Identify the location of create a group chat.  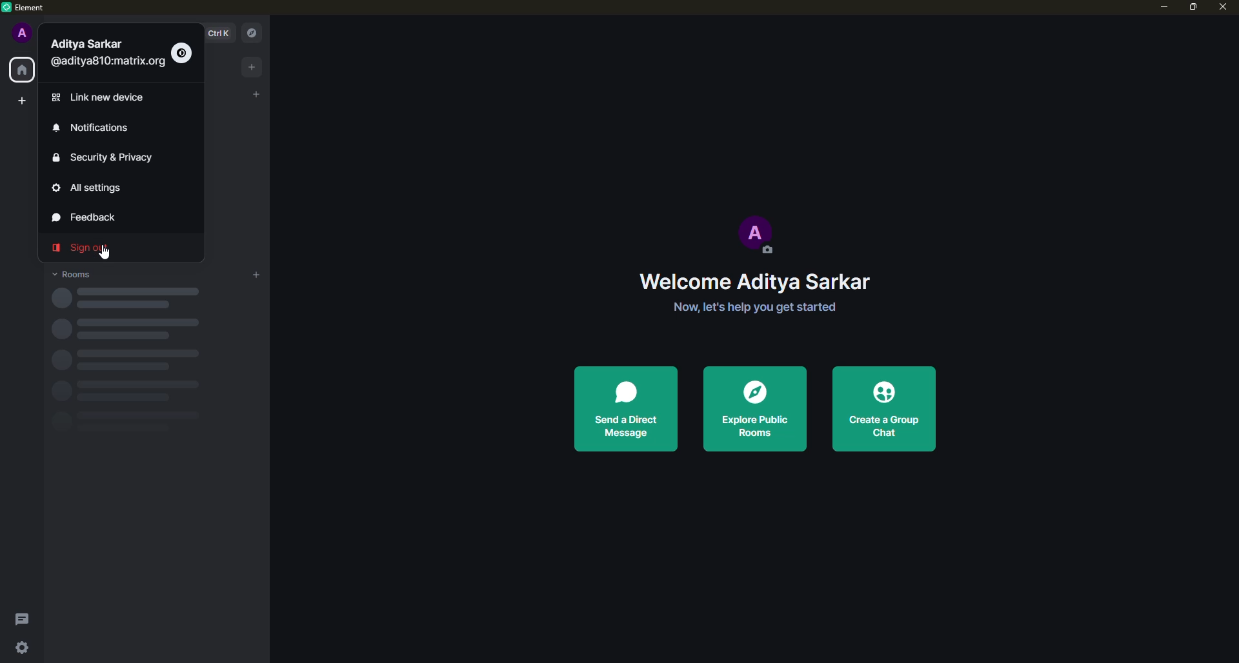
(885, 410).